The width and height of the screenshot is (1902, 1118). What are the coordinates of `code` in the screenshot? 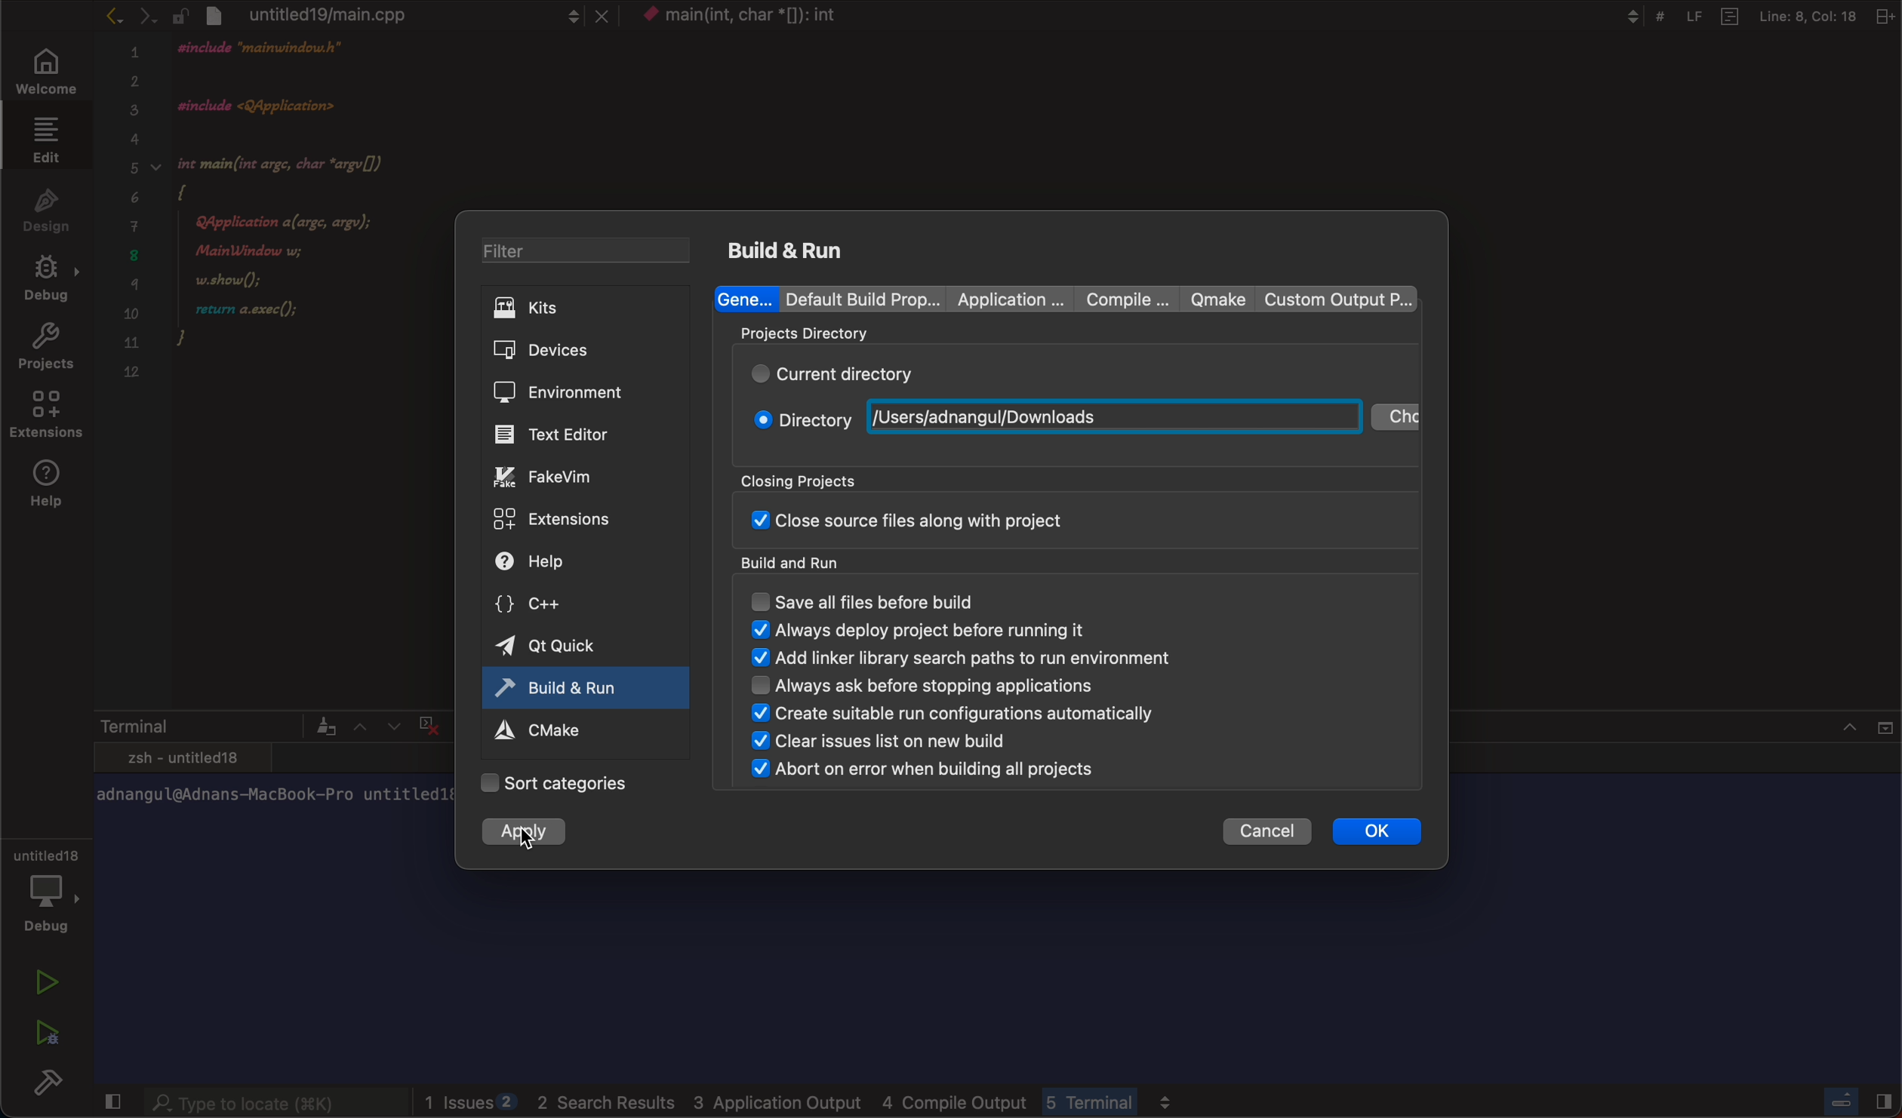 It's located at (275, 209).